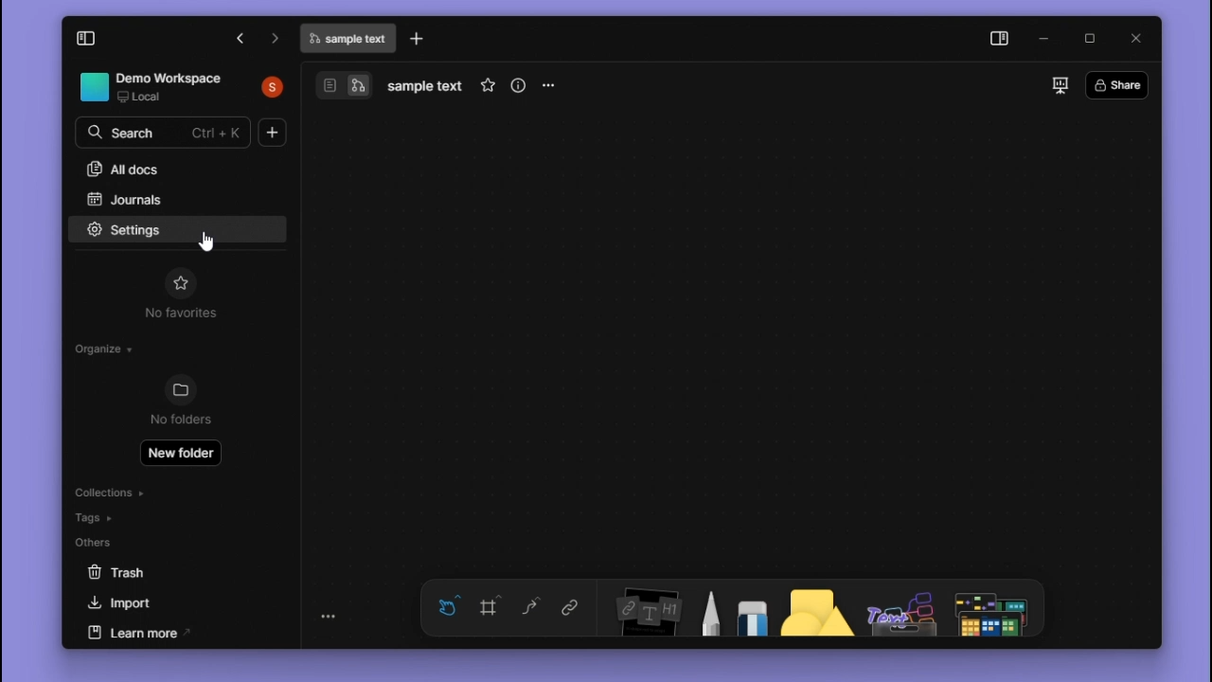 The height and width of the screenshot is (682, 1212). What do you see at coordinates (97, 346) in the screenshot?
I see `organize` at bounding box center [97, 346].